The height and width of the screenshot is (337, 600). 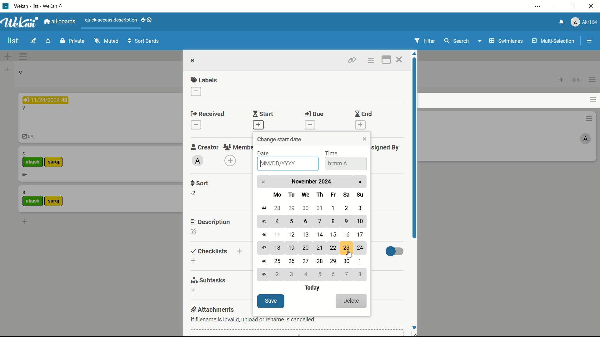 What do you see at coordinates (8, 57) in the screenshot?
I see `add swimlane` at bounding box center [8, 57].